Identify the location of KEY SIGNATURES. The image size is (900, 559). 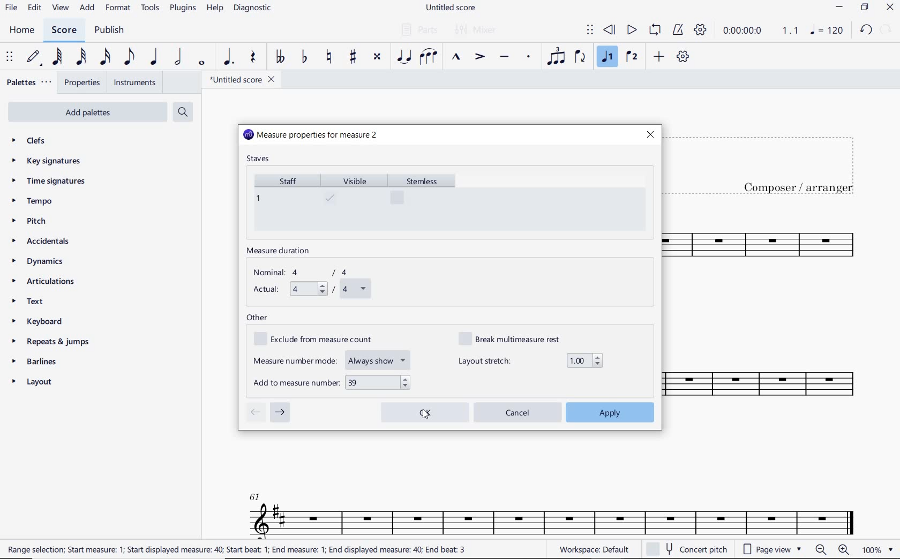
(49, 161).